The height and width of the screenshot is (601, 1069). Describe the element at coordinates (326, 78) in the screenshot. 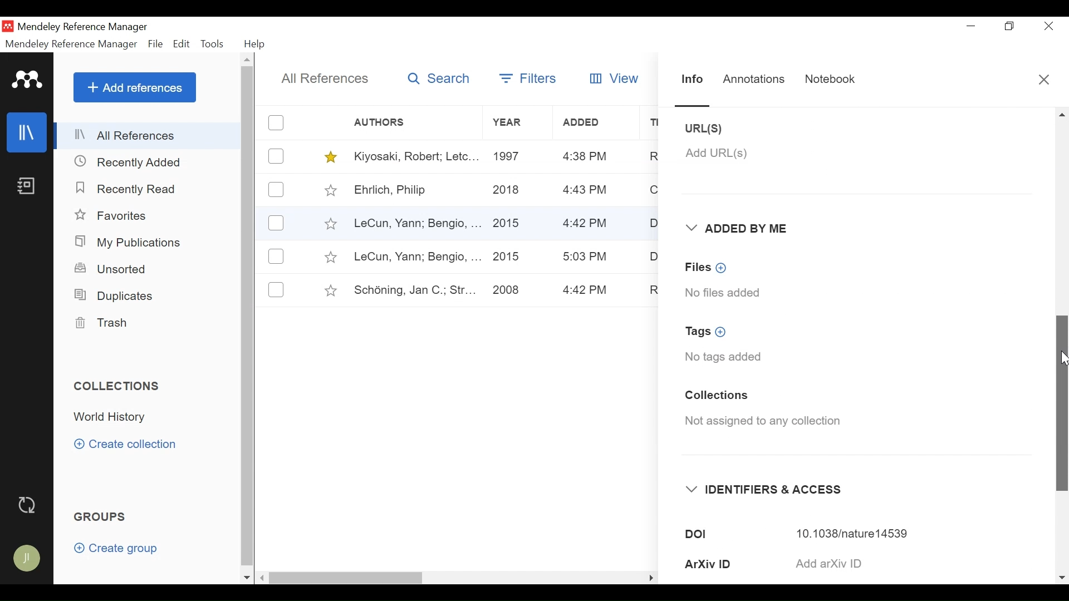

I see `All References` at that location.